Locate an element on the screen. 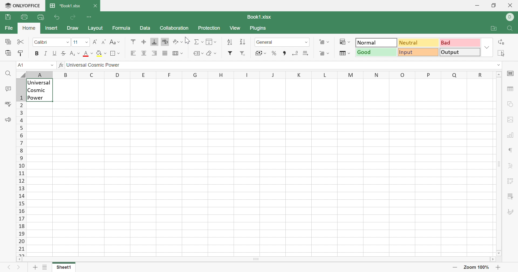 Image resolution: width=518 pixels, height=272 pixels. Decrease decimal is located at coordinates (296, 53).